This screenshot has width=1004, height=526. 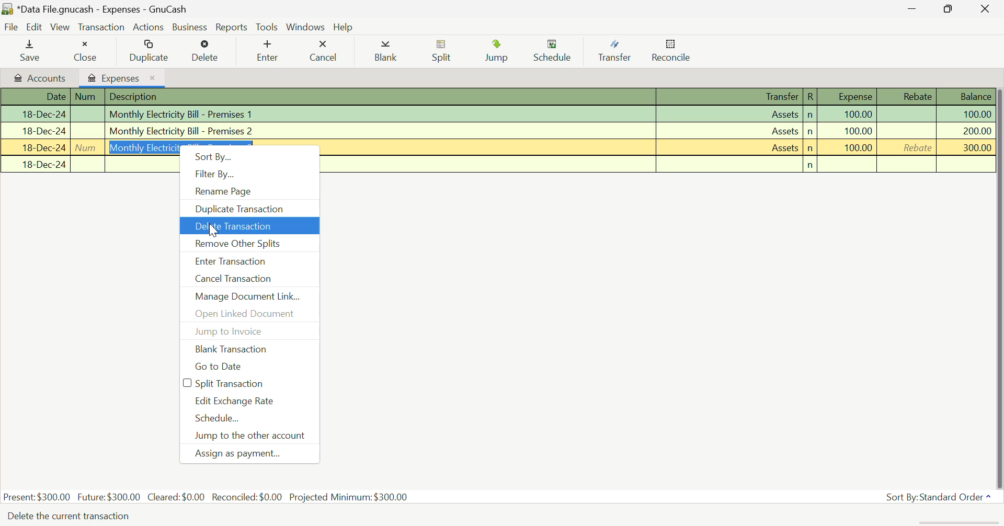 What do you see at coordinates (123, 77) in the screenshot?
I see `Expenses` at bounding box center [123, 77].